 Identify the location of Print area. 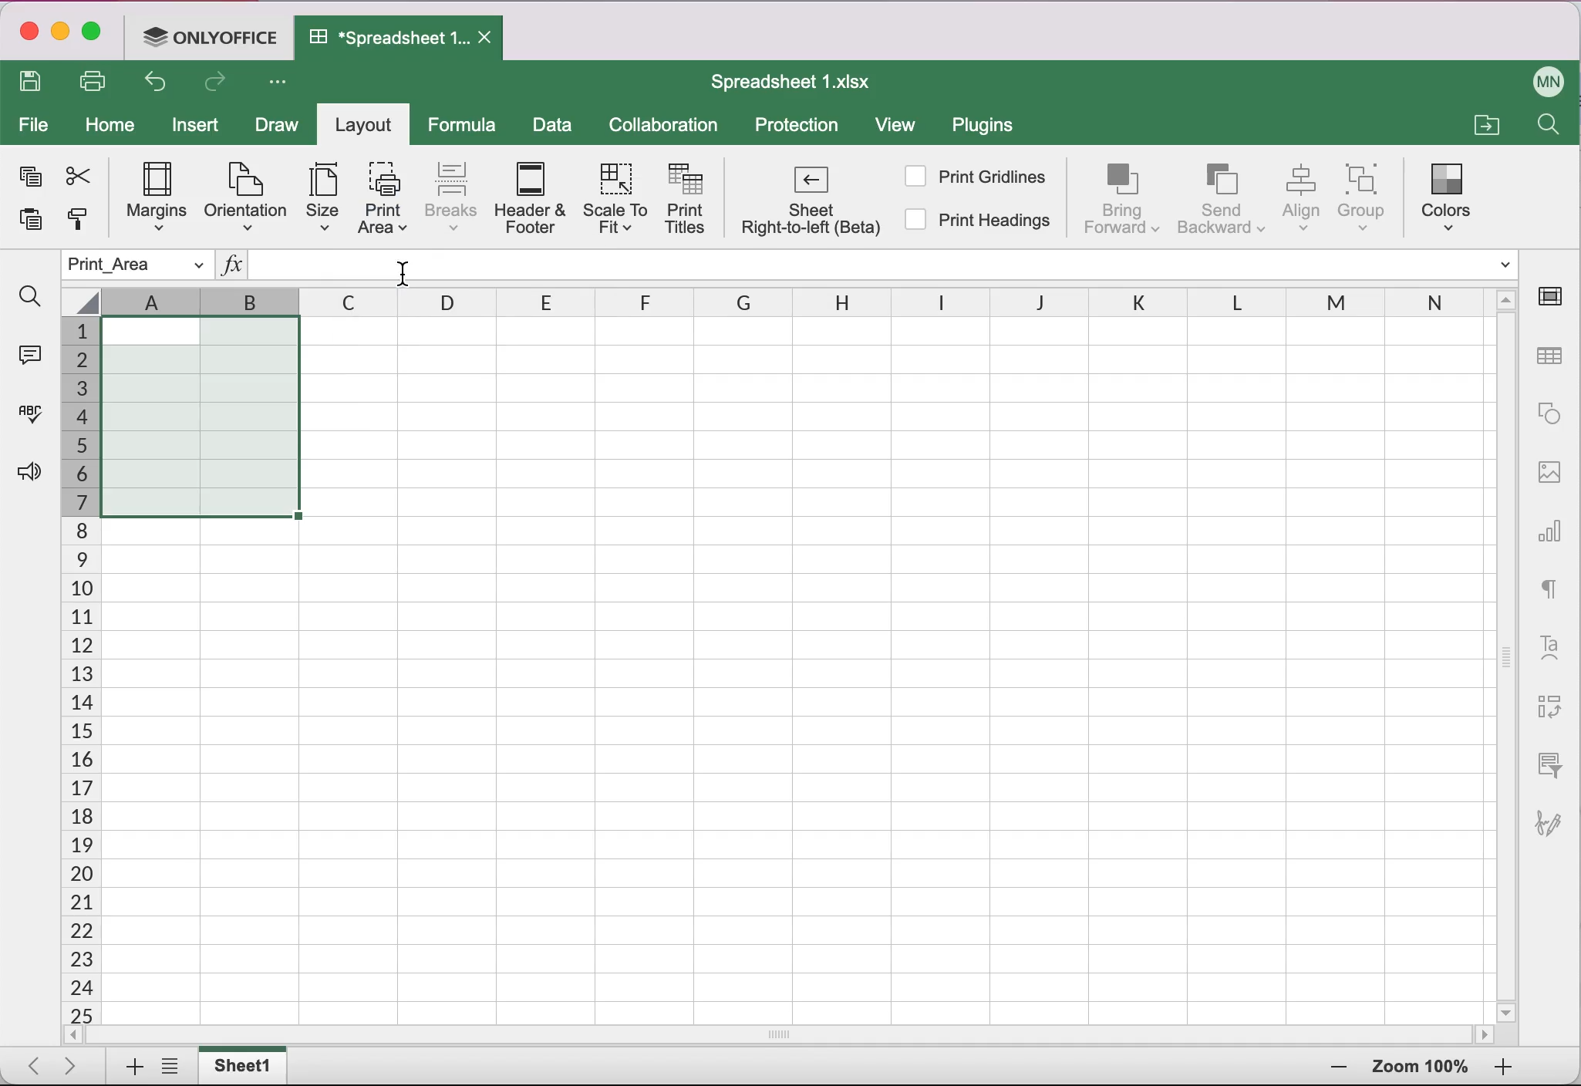
(137, 265).